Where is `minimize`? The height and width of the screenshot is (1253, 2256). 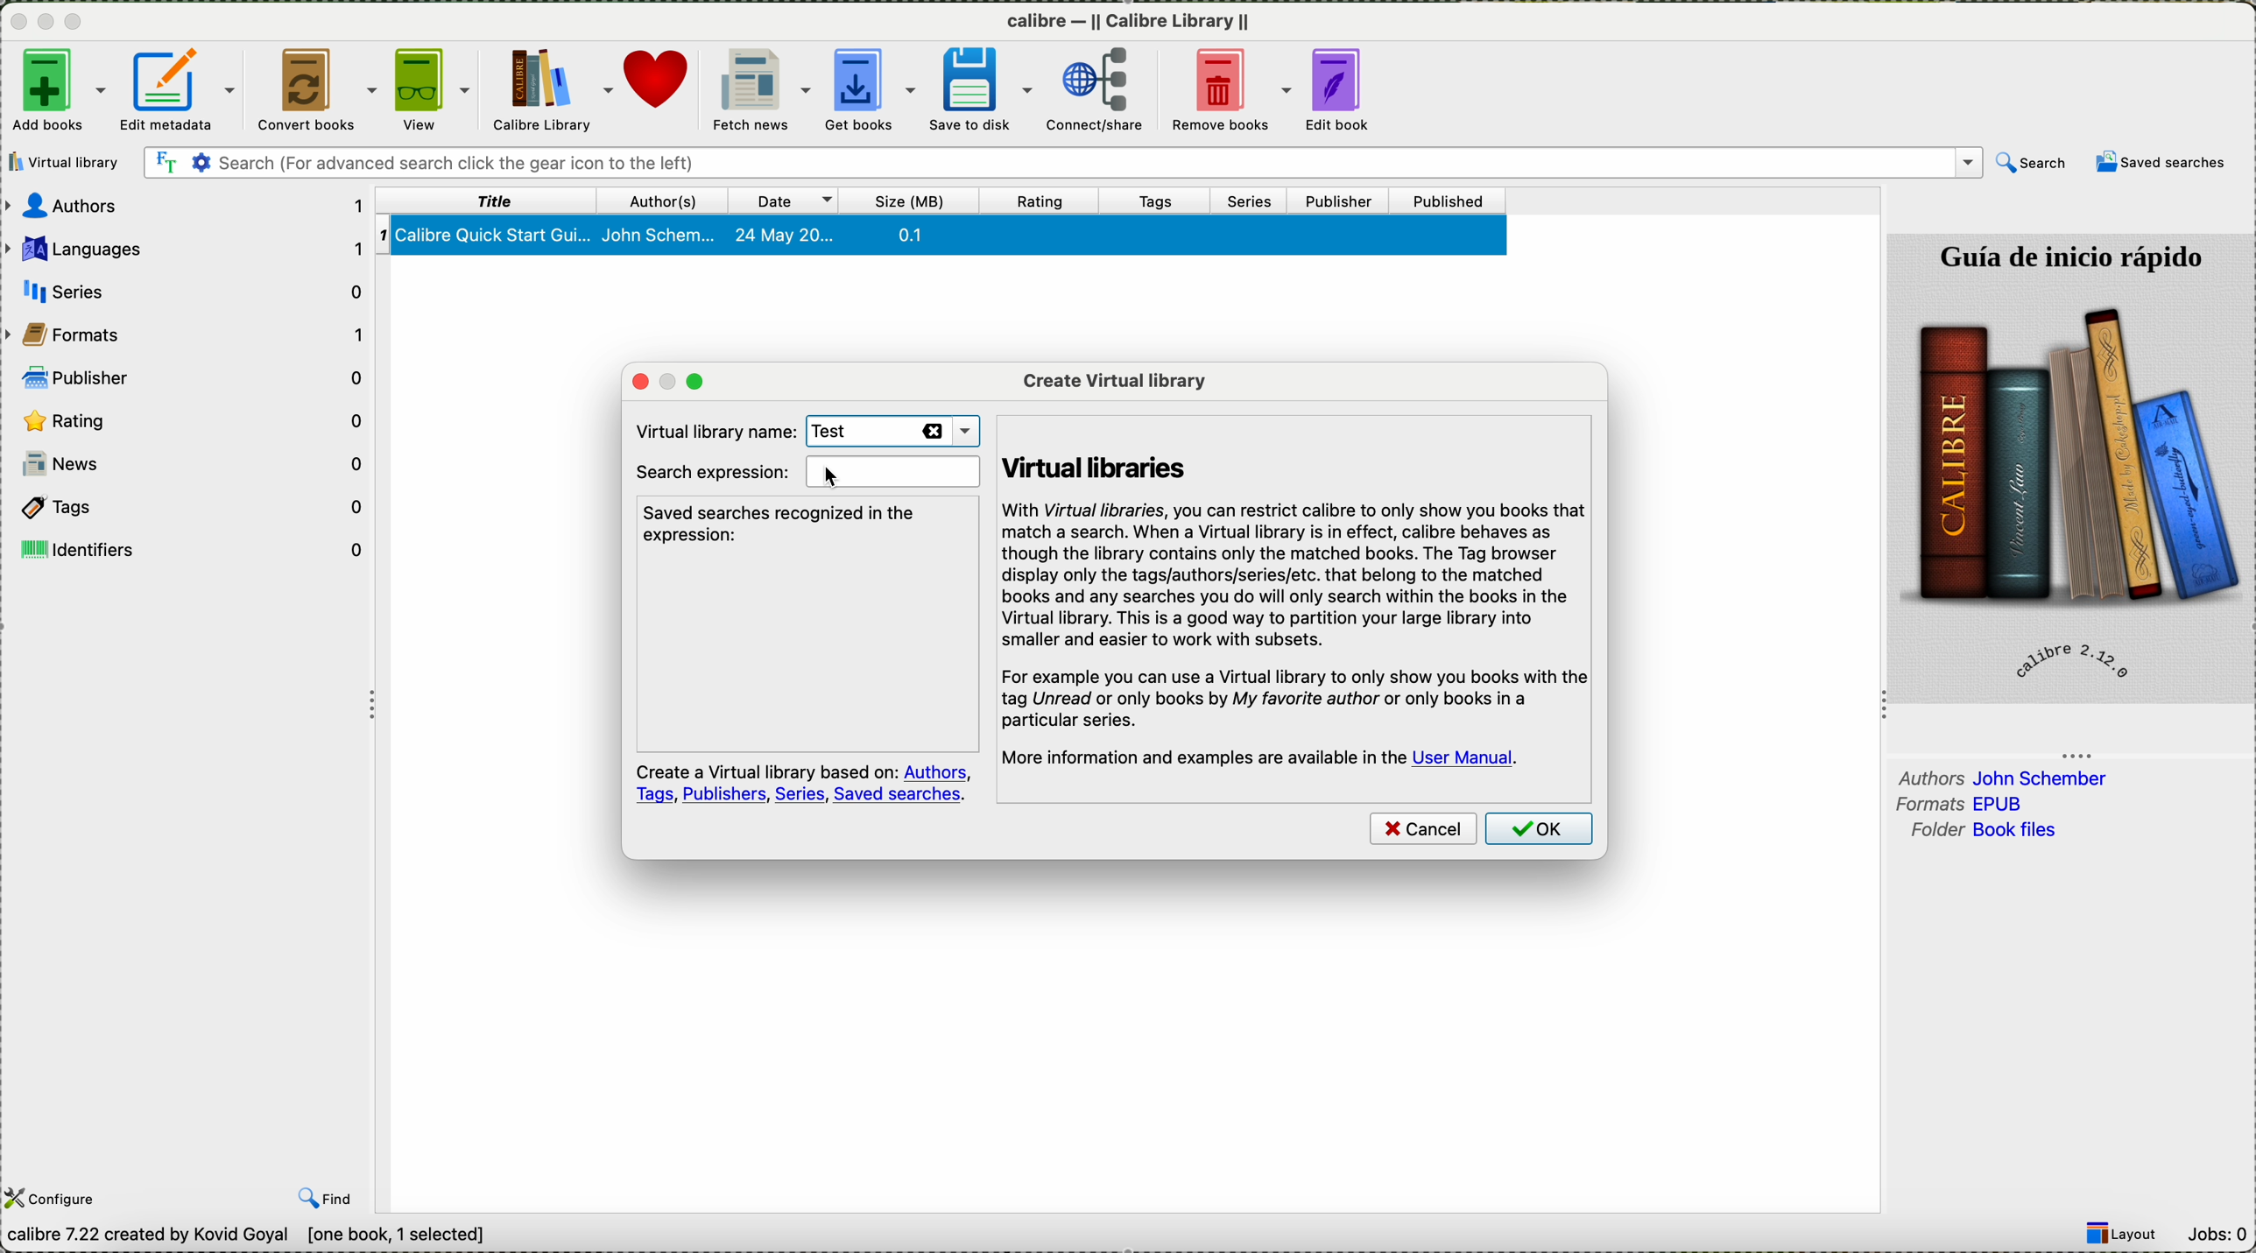 minimize is located at coordinates (46, 27).